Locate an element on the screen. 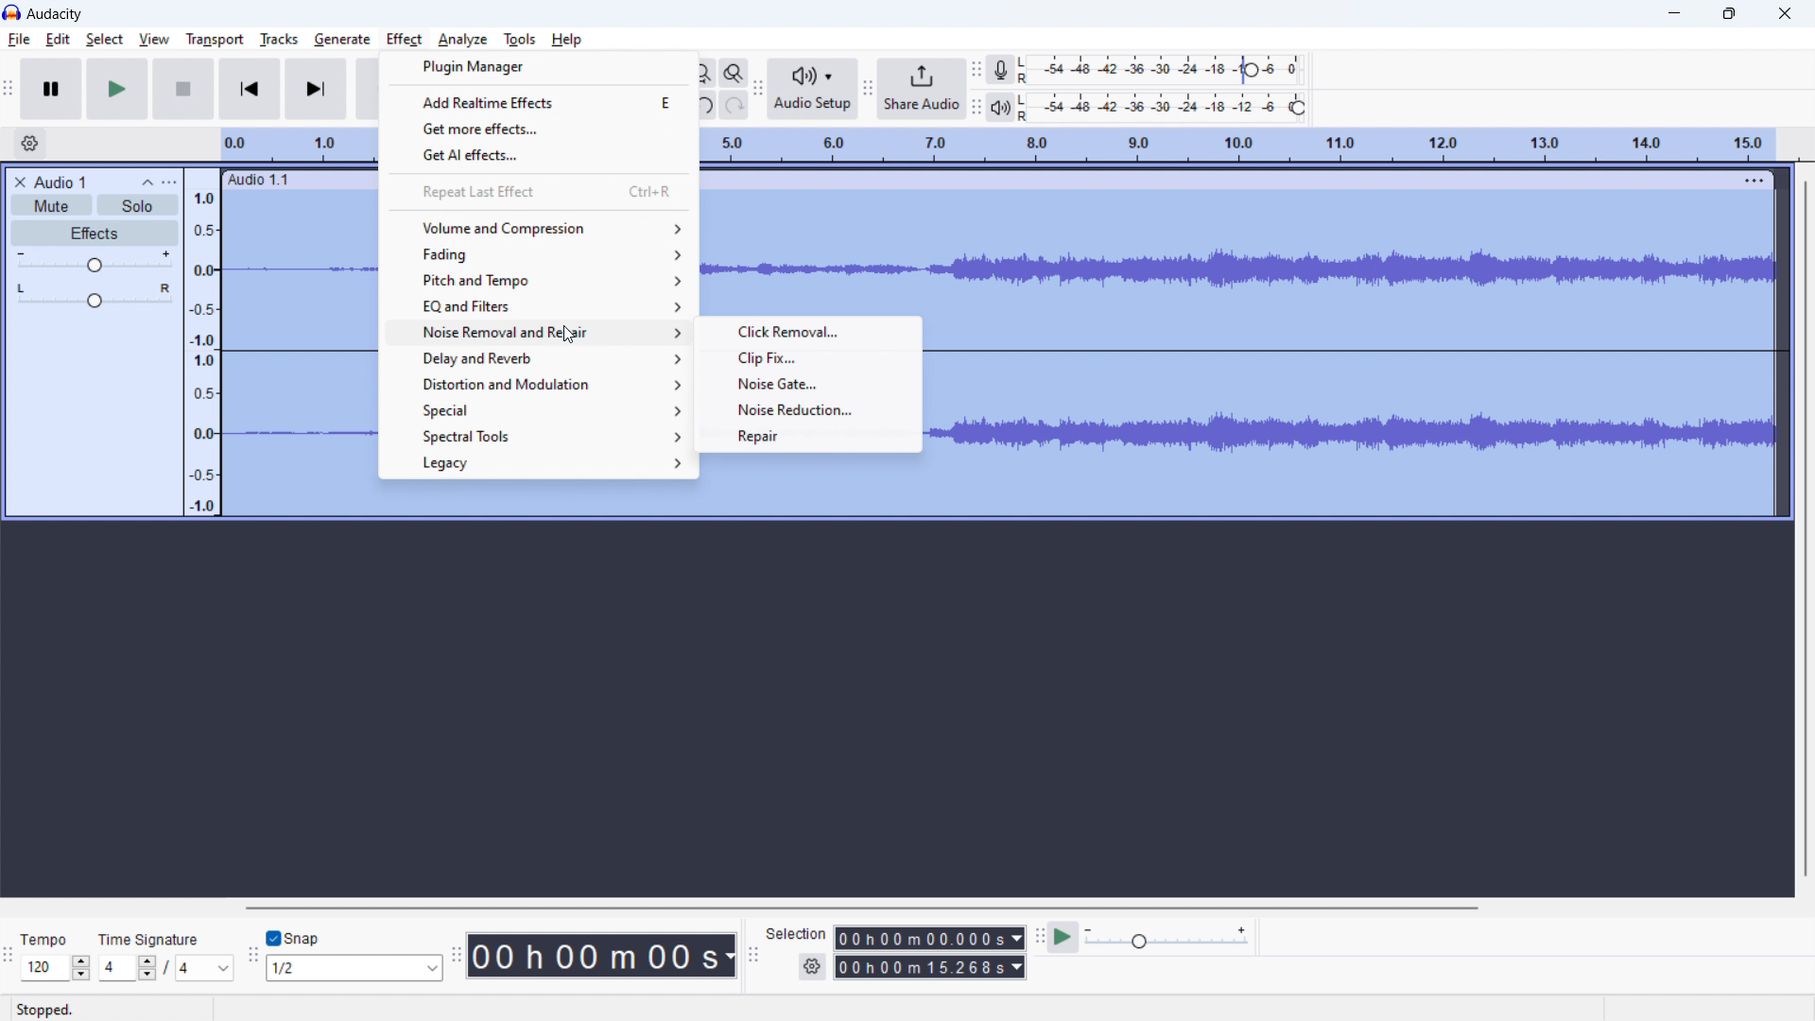 The width and height of the screenshot is (1815, 1021). recording meter is located at coordinates (999, 71).